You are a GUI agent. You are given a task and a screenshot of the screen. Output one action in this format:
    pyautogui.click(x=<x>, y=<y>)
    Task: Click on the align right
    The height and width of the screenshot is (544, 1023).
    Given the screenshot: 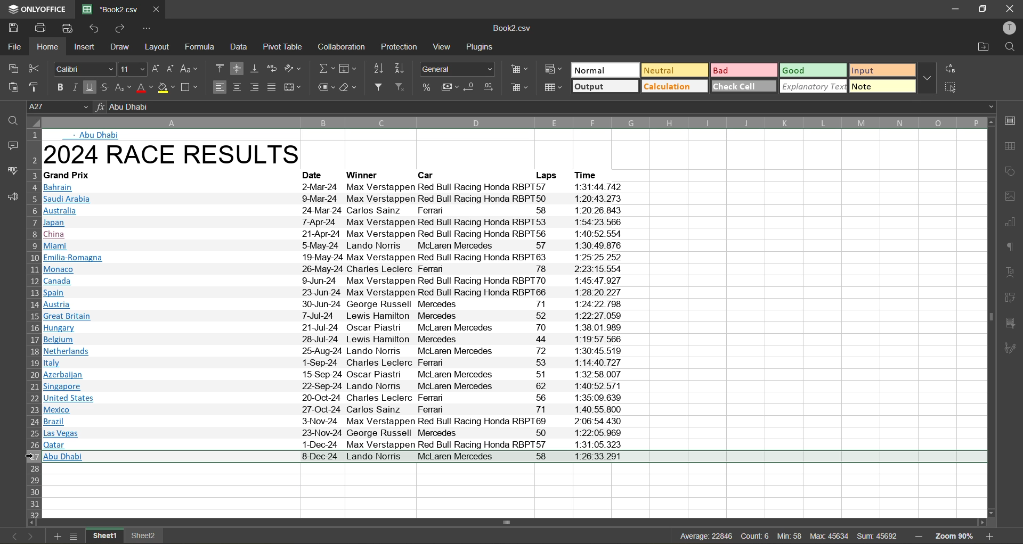 What is the action you would take?
    pyautogui.click(x=257, y=87)
    